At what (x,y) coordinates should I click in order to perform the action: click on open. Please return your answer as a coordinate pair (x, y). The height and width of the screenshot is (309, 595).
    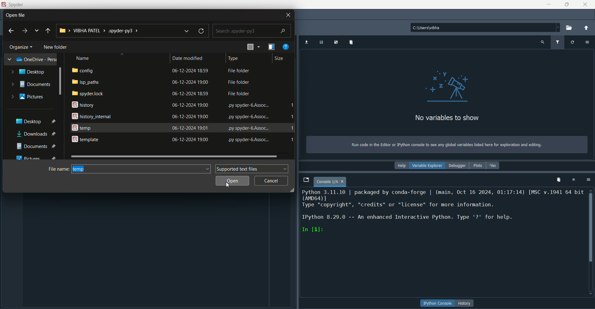
    Looking at the image, I should click on (233, 181).